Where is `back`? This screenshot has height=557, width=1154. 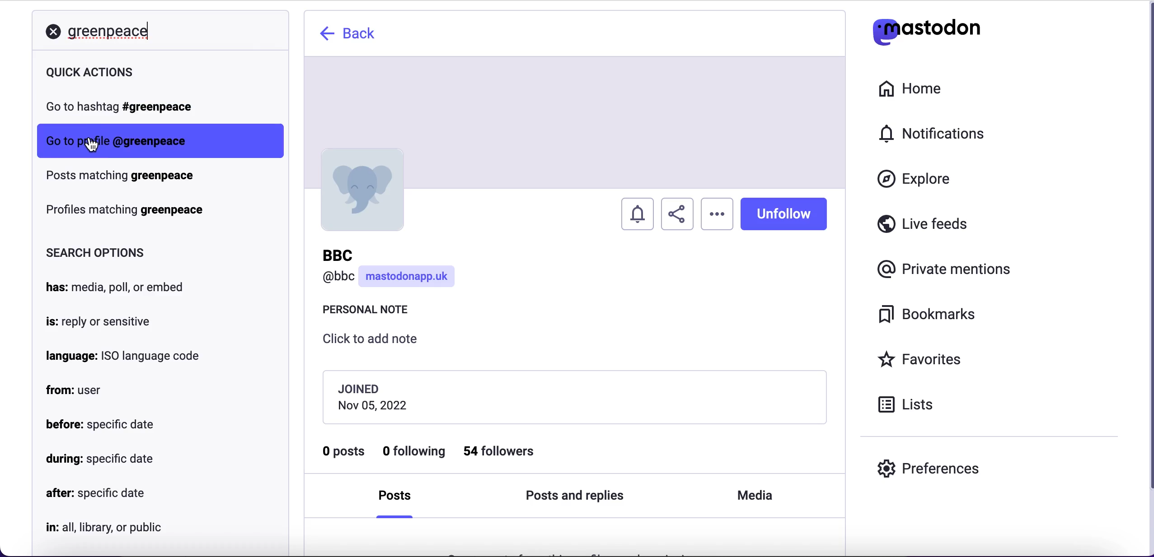 back is located at coordinates (350, 33).